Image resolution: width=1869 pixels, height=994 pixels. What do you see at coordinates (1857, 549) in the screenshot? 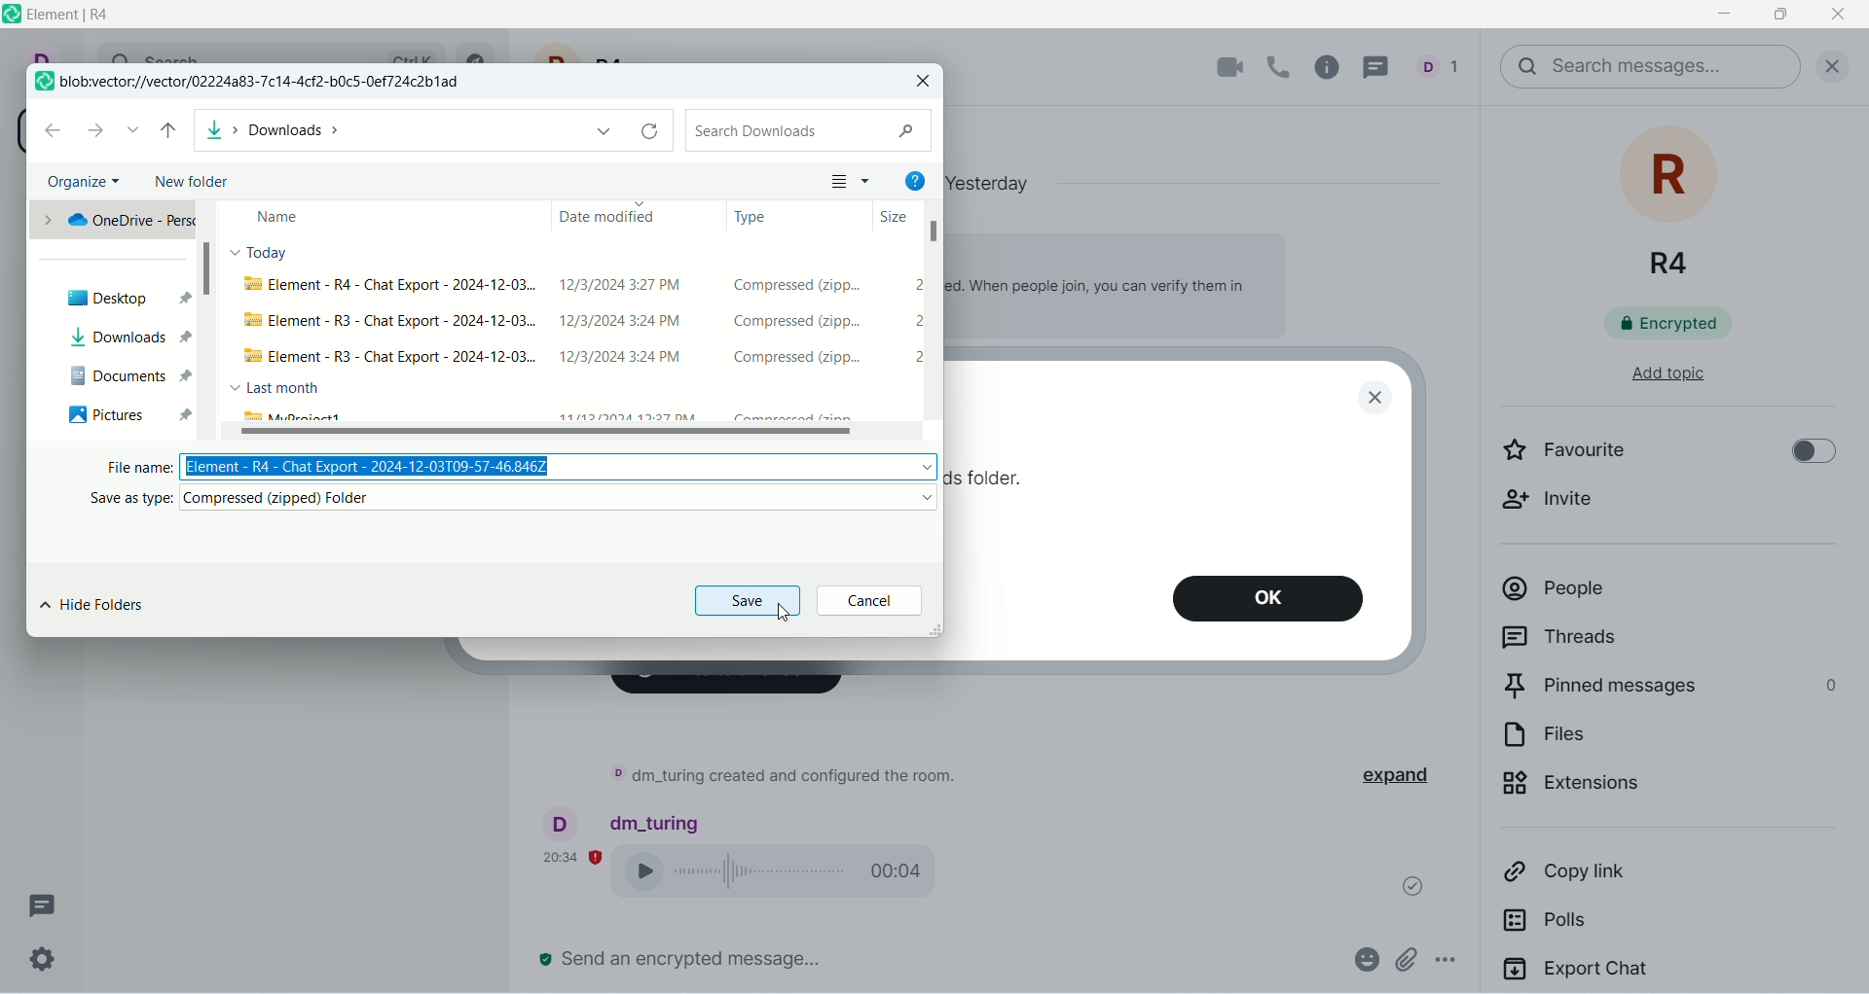
I see `vertical scroll bar` at bounding box center [1857, 549].